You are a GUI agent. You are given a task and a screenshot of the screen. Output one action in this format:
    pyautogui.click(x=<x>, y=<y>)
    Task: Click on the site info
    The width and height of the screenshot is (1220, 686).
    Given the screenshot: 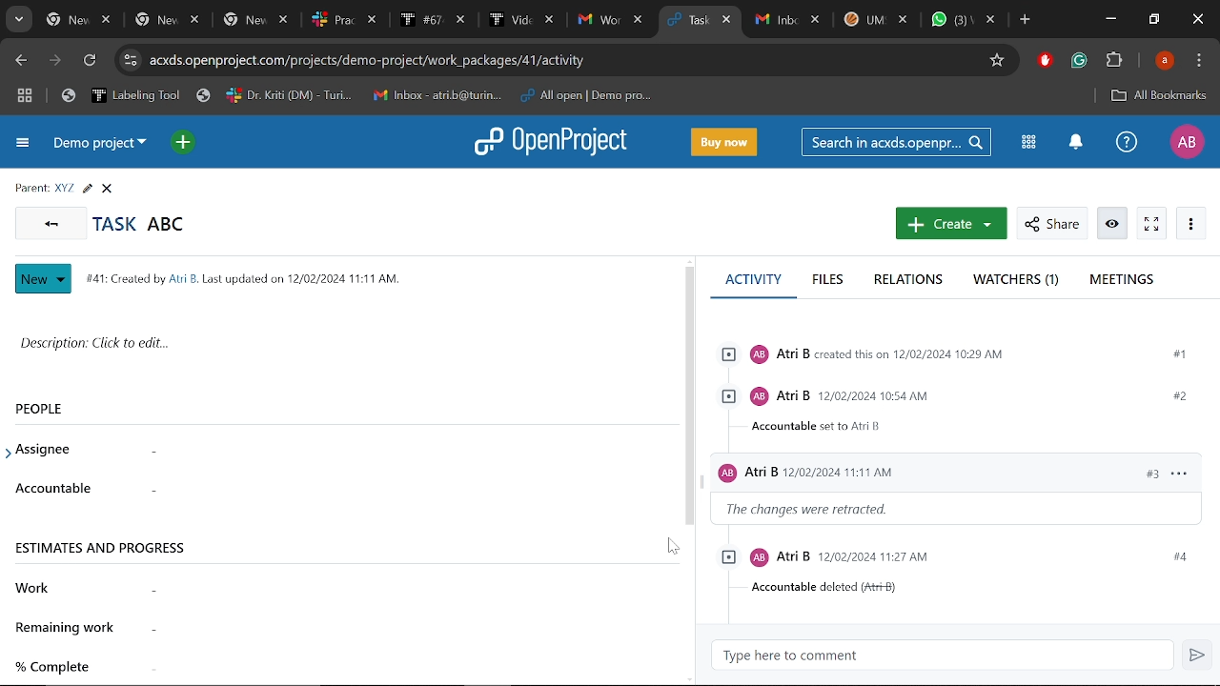 What is the action you would take?
    pyautogui.click(x=130, y=60)
    